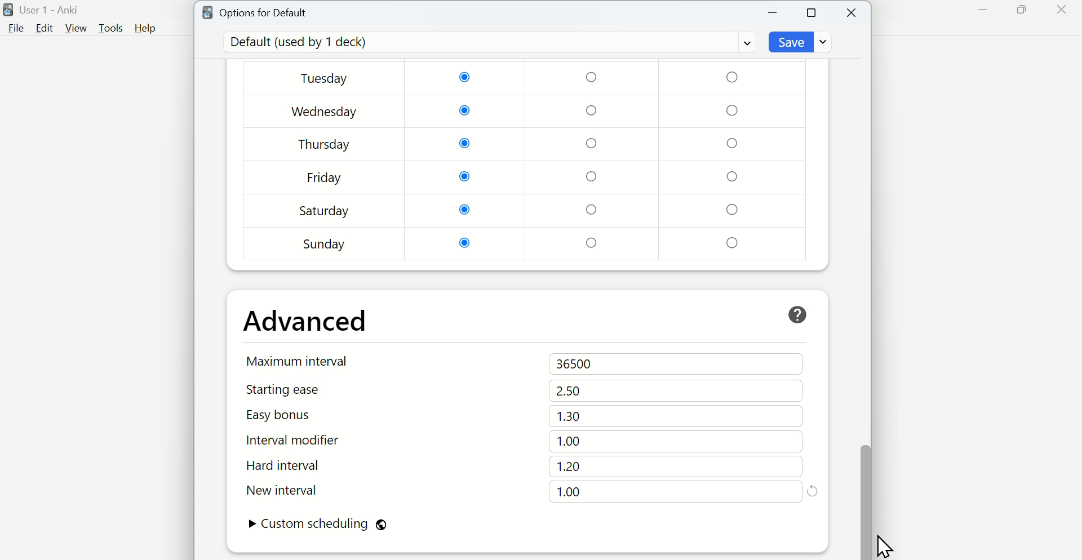  Describe the element at coordinates (1061, 10) in the screenshot. I see `Close` at that location.